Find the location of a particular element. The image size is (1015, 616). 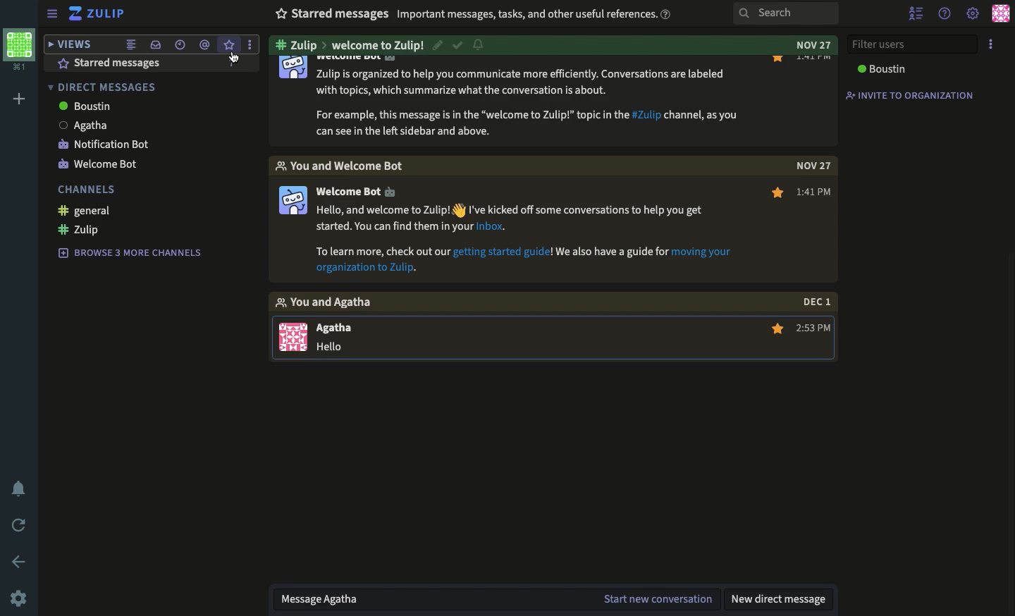

options is located at coordinates (991, 45).